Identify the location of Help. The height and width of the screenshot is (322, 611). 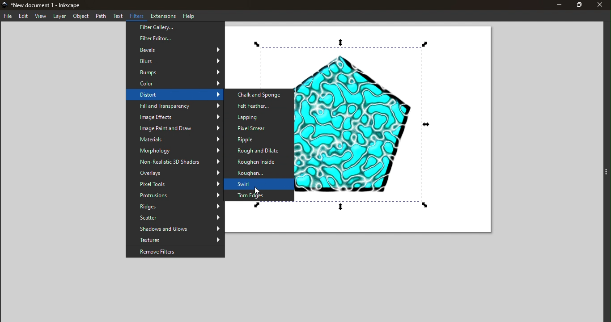
(191, 15).